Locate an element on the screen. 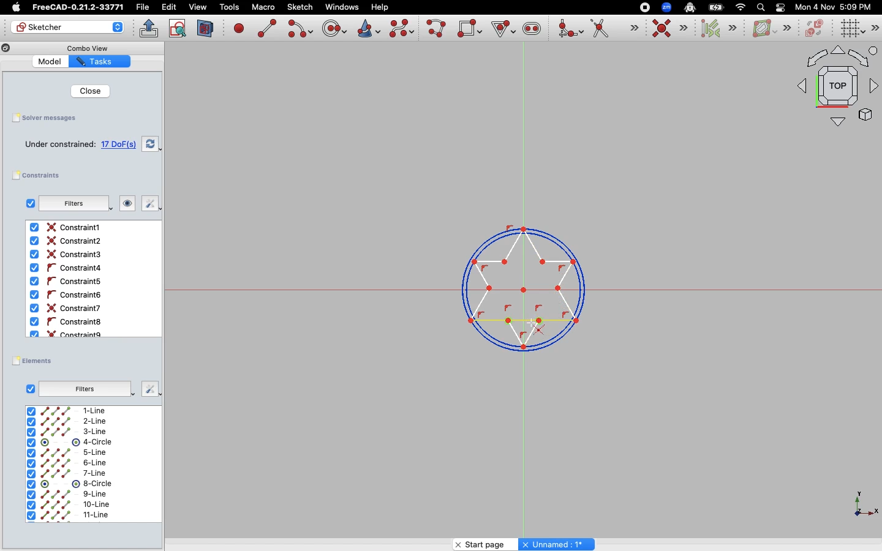  File is located at coordinates (144, 7).